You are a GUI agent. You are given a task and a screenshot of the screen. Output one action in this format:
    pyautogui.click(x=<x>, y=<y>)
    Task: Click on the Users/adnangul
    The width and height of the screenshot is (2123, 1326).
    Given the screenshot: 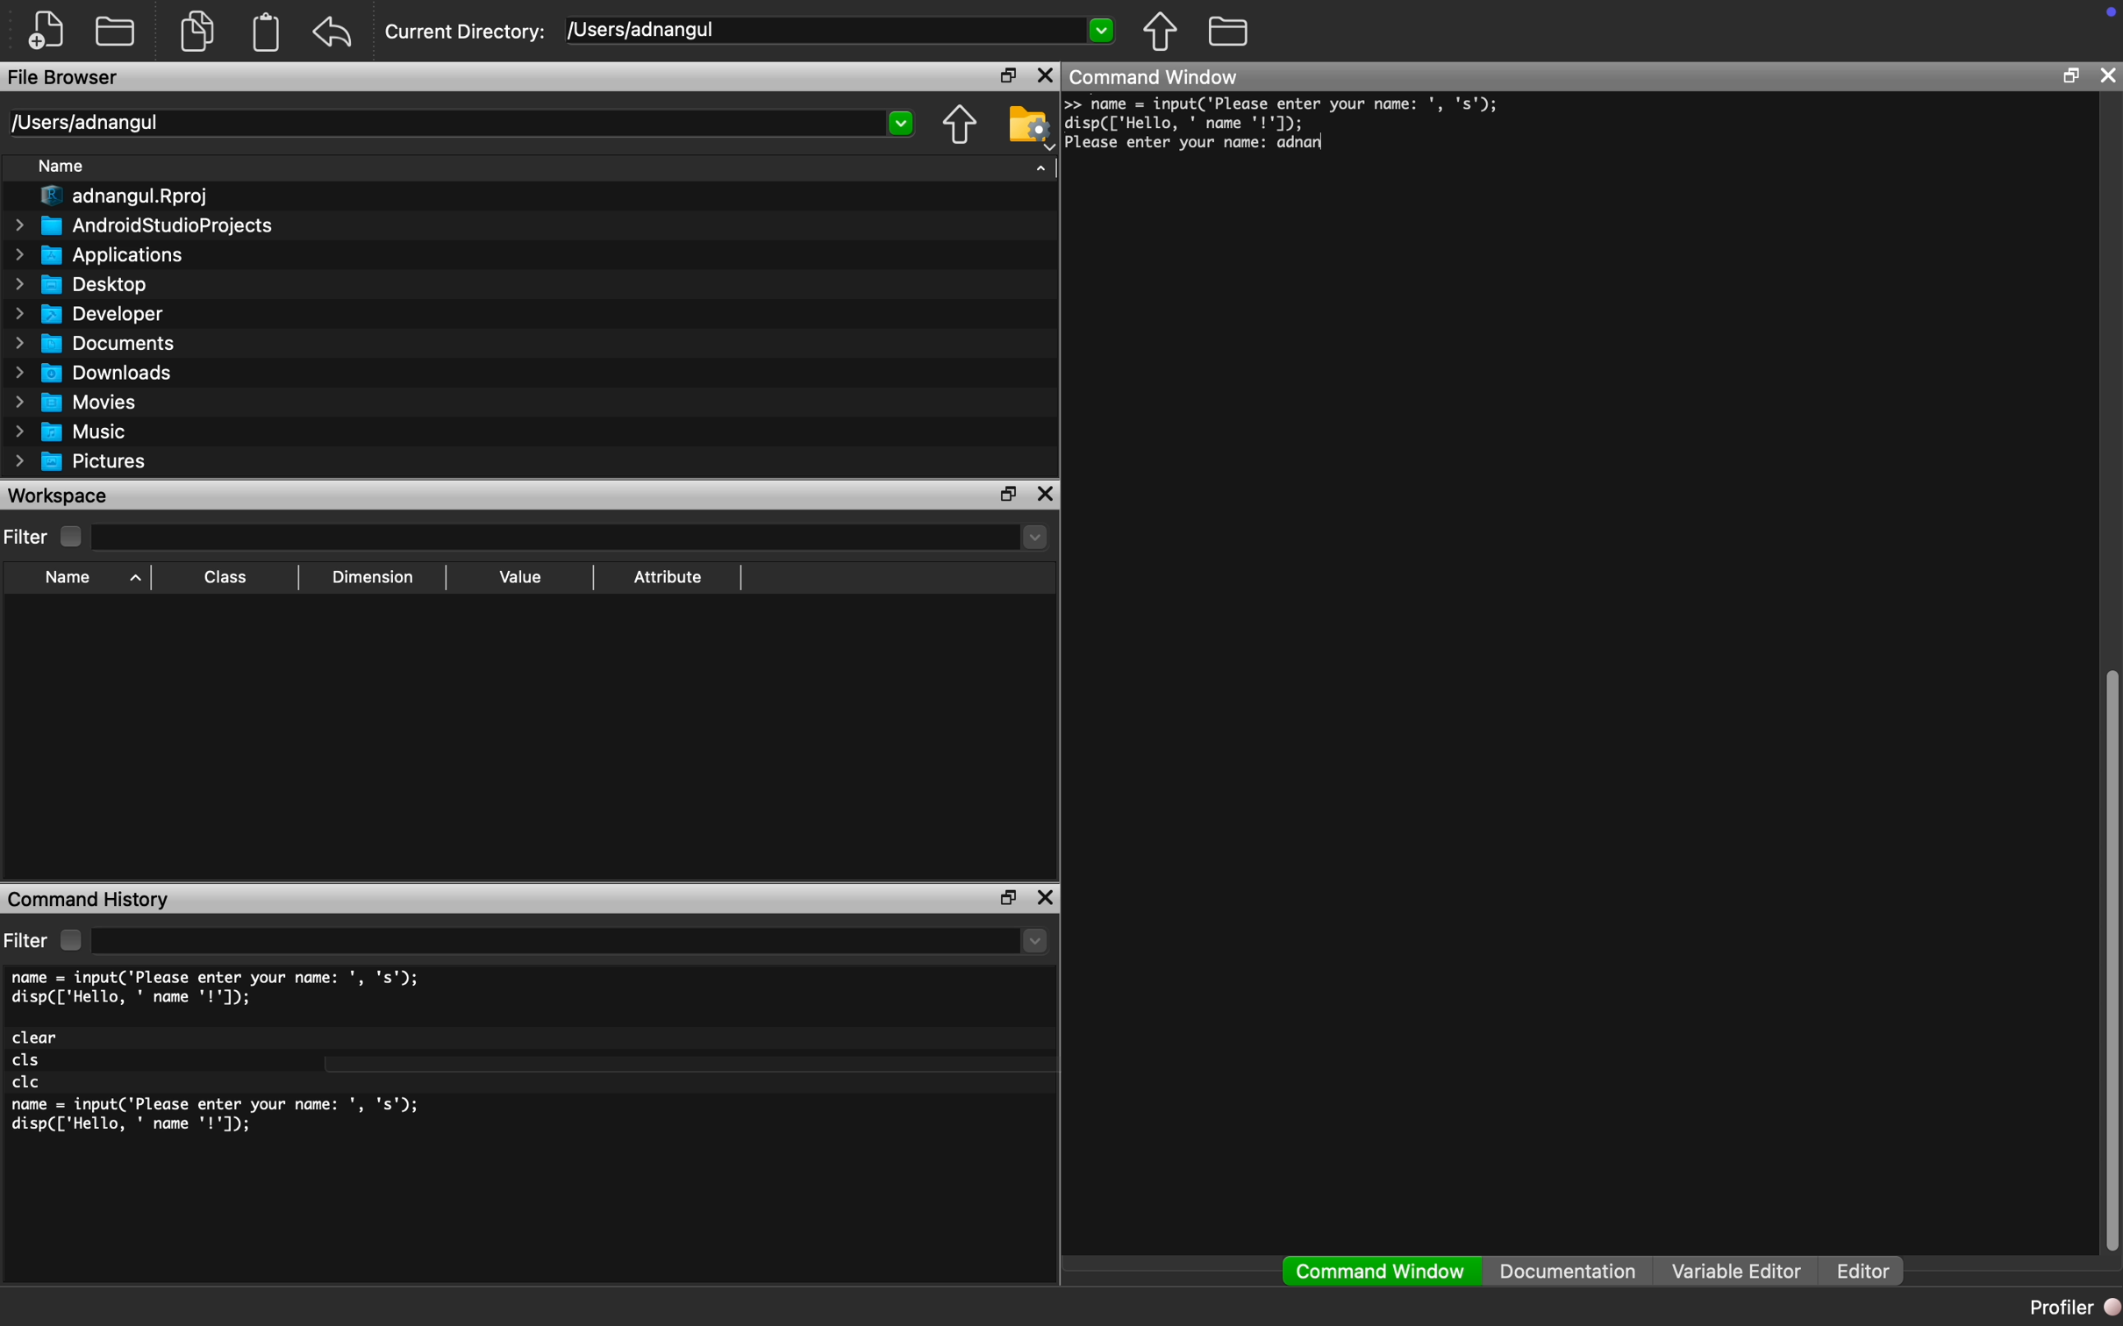 What is the action you would take?
    pyautogui.click(x=83, y=123)
    